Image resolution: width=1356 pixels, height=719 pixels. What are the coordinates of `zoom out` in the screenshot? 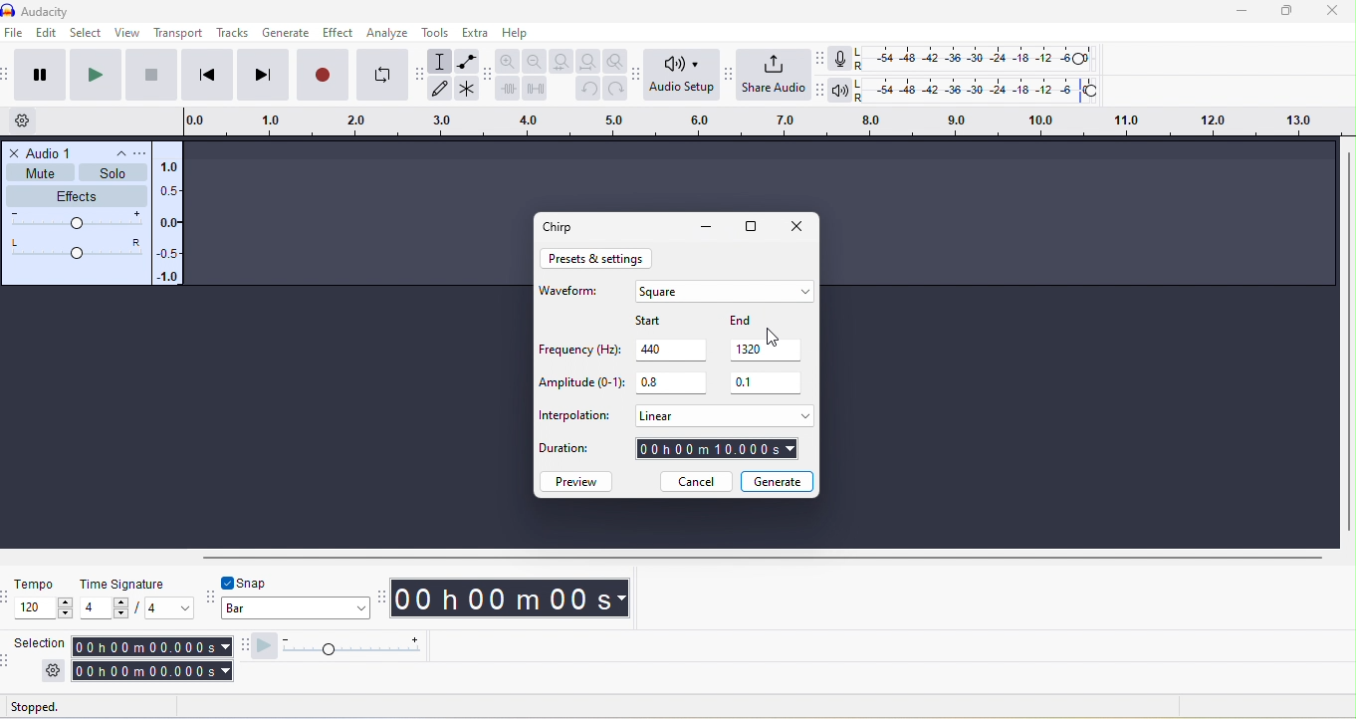 It's located at (534, 61).